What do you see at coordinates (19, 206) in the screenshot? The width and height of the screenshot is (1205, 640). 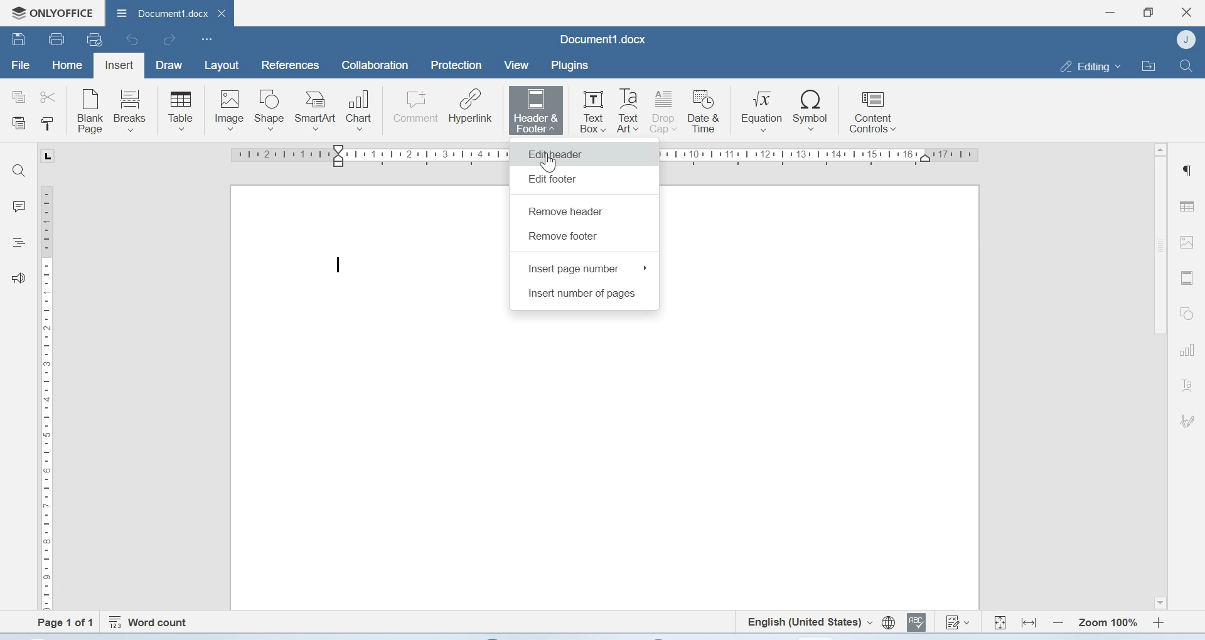 I see `Comments` at bounding box center [19, 206].